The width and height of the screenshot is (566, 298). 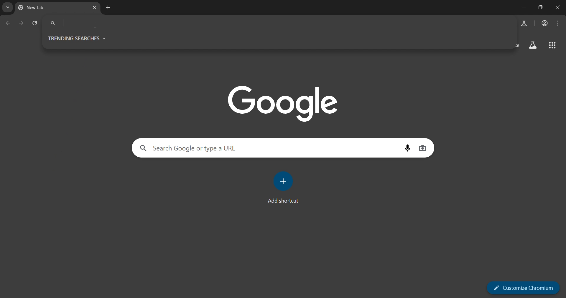 I want to click on close, so click(x=558, y=7).